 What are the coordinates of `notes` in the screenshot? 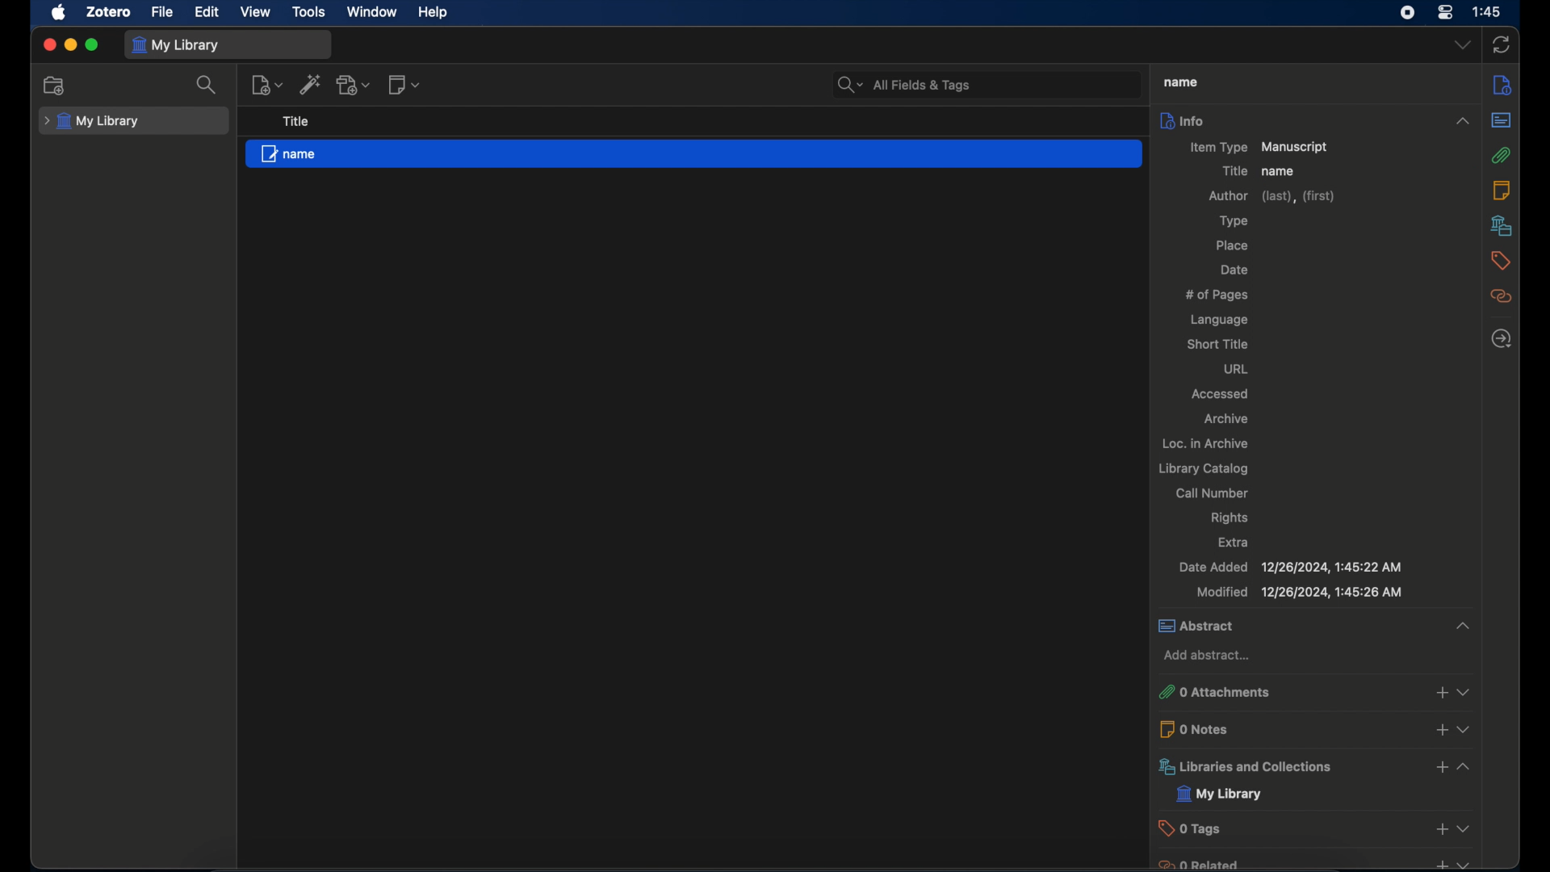 It's located at (1502, 191).